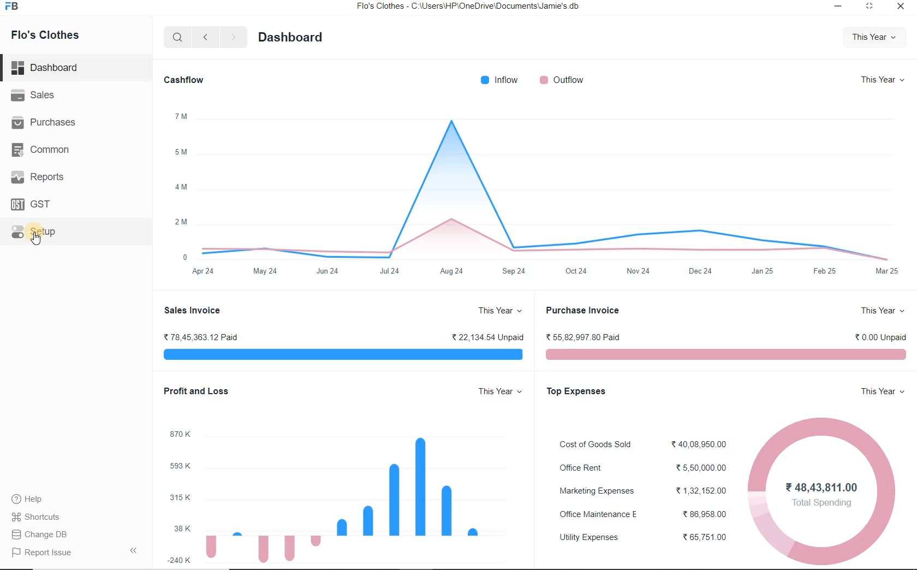  Describe the element at coordinates (766, 271) in the screenshot. I see `Jan 25` at that location.